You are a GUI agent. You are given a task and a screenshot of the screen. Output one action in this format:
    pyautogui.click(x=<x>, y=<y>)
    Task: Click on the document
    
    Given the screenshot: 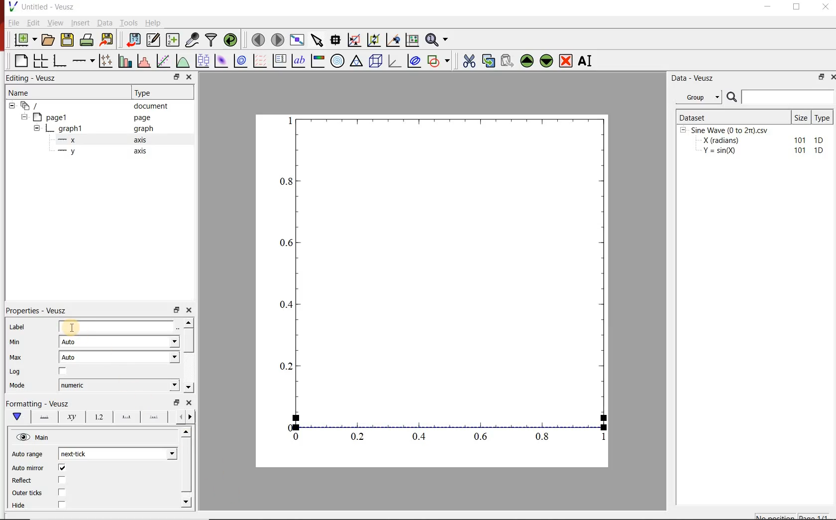 What is the action you would take?
    pyautogui.click(x=151, y=106)
    